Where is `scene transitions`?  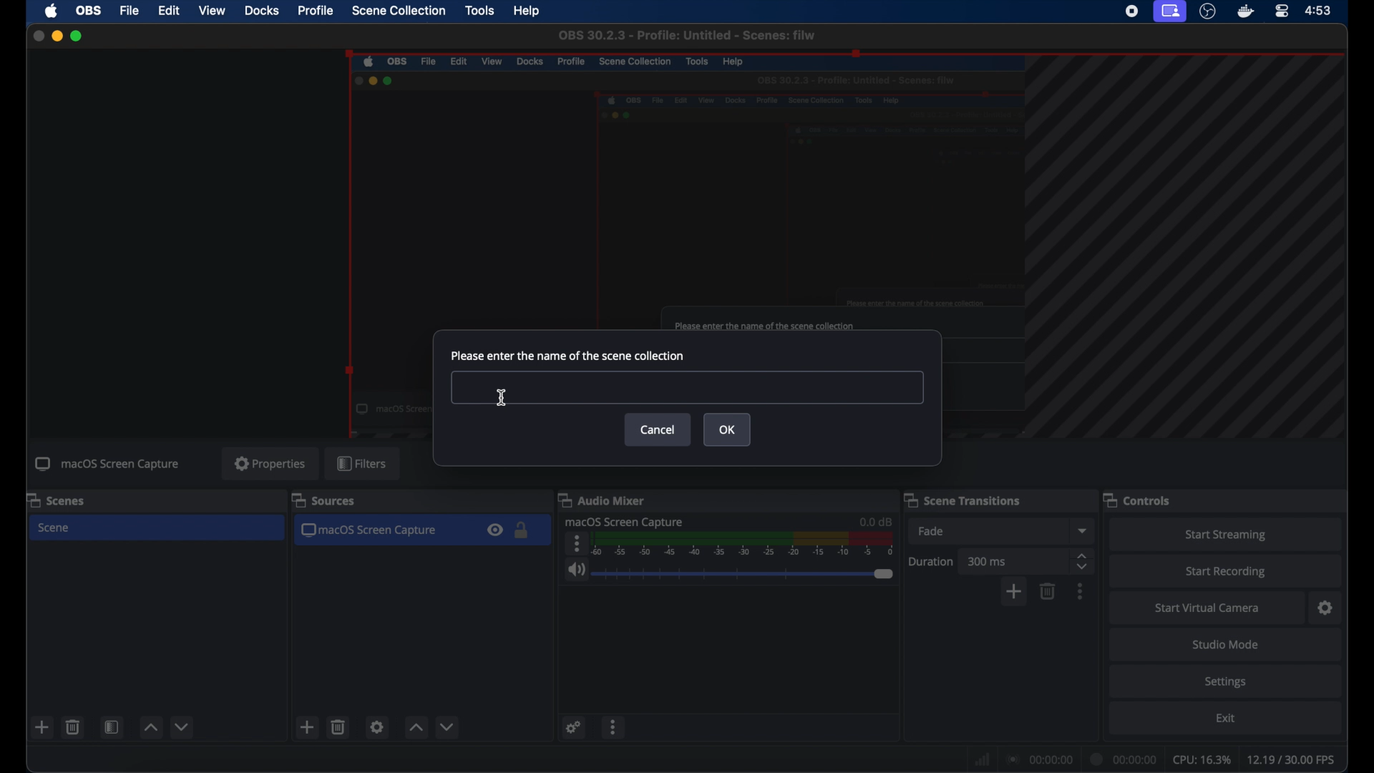 scene transitions is located at coordinates (963, 500).